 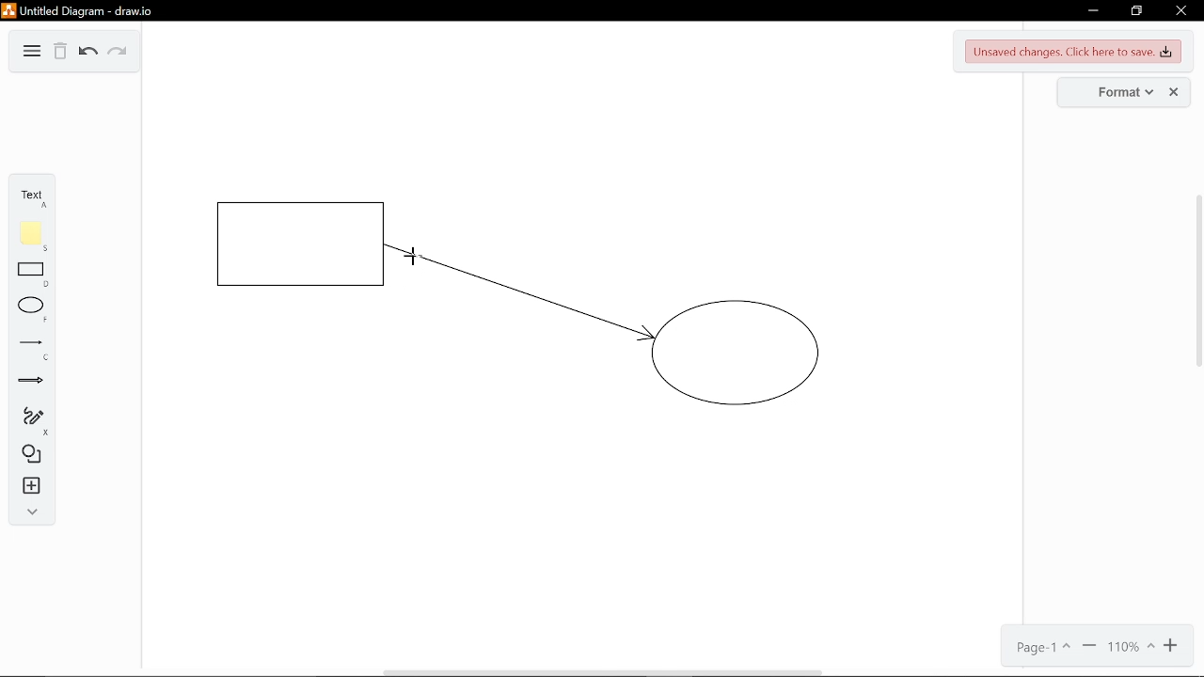 What do you see at coordinates (28, 310) in the screenshot?
I see `Ellipse` at bounding box center [28, 310].